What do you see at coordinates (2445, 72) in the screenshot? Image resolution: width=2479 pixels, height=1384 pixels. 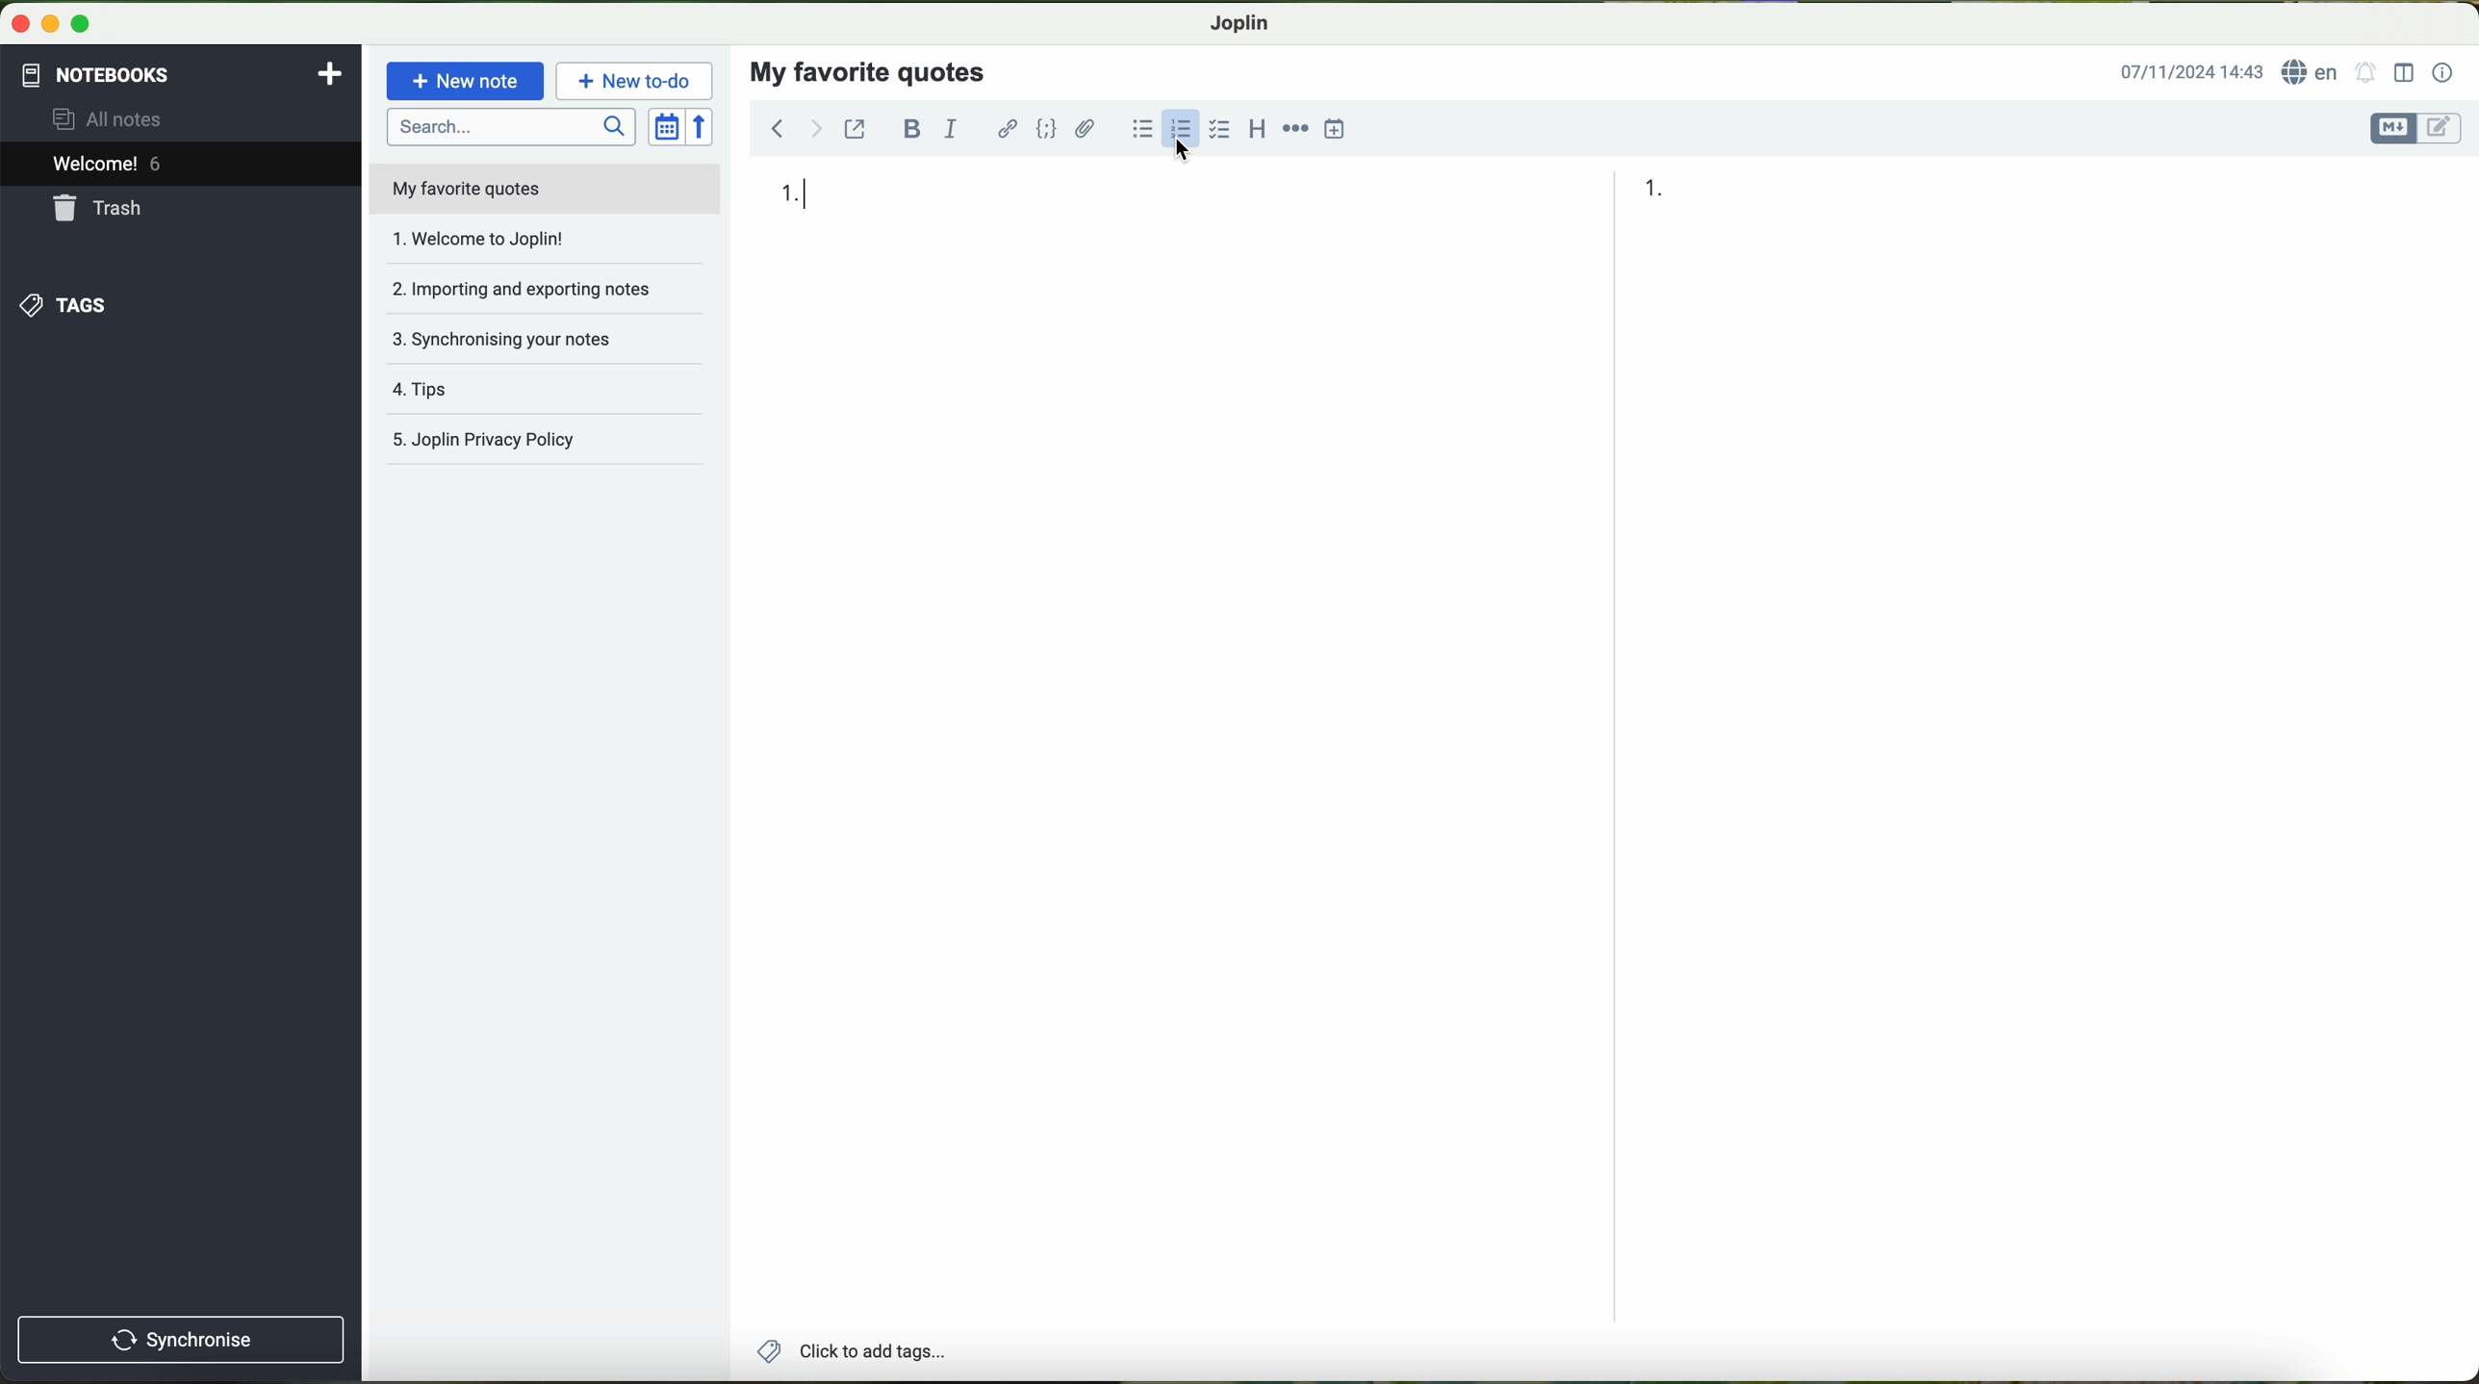 I see `note properties` at bounding box center [2445, 72].